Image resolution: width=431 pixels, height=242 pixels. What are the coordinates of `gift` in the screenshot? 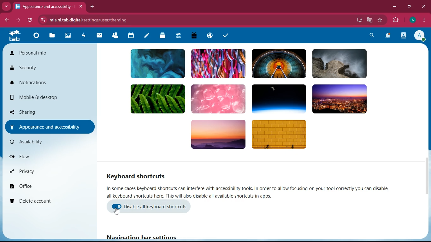 It's located at (194, 35).